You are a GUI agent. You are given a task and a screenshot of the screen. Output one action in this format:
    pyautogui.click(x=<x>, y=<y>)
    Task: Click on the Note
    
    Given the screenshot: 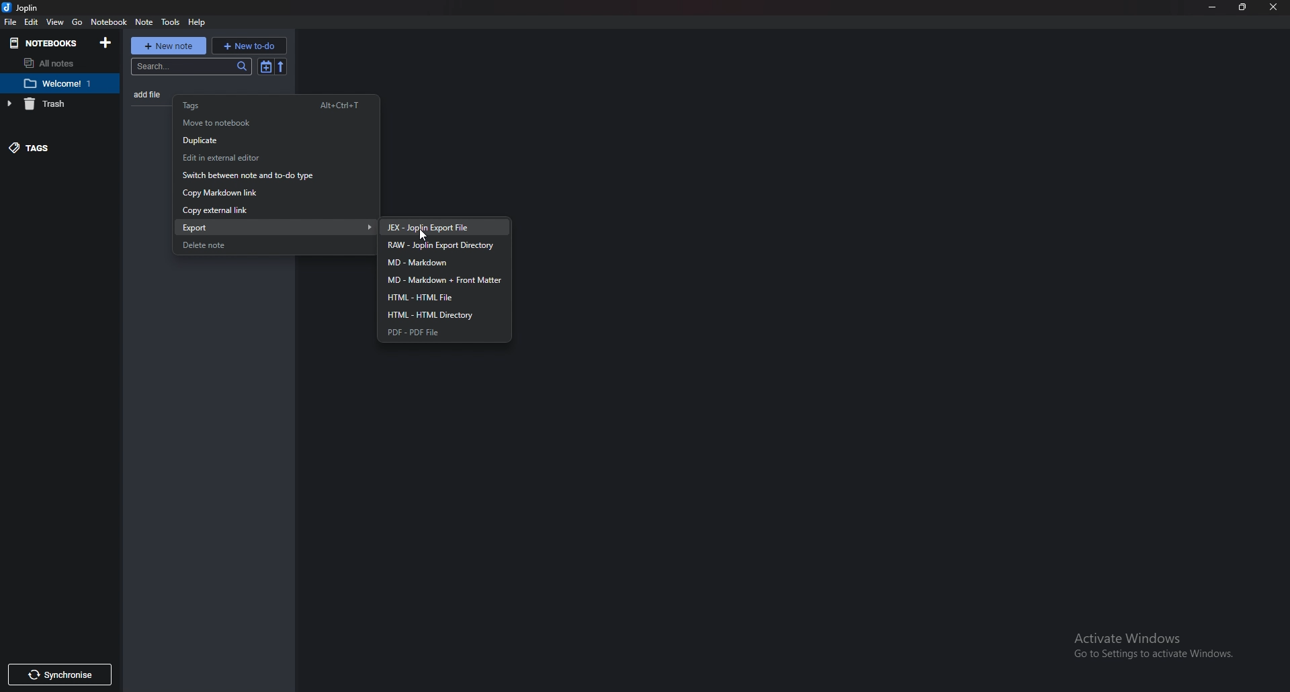 What is the action you would take?
    pyautogui.click(x=150, y=94)
    